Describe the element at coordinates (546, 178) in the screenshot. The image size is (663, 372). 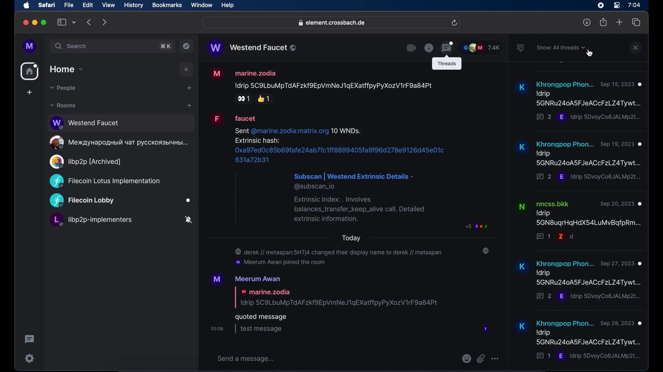
I see `2 messages` at that location.